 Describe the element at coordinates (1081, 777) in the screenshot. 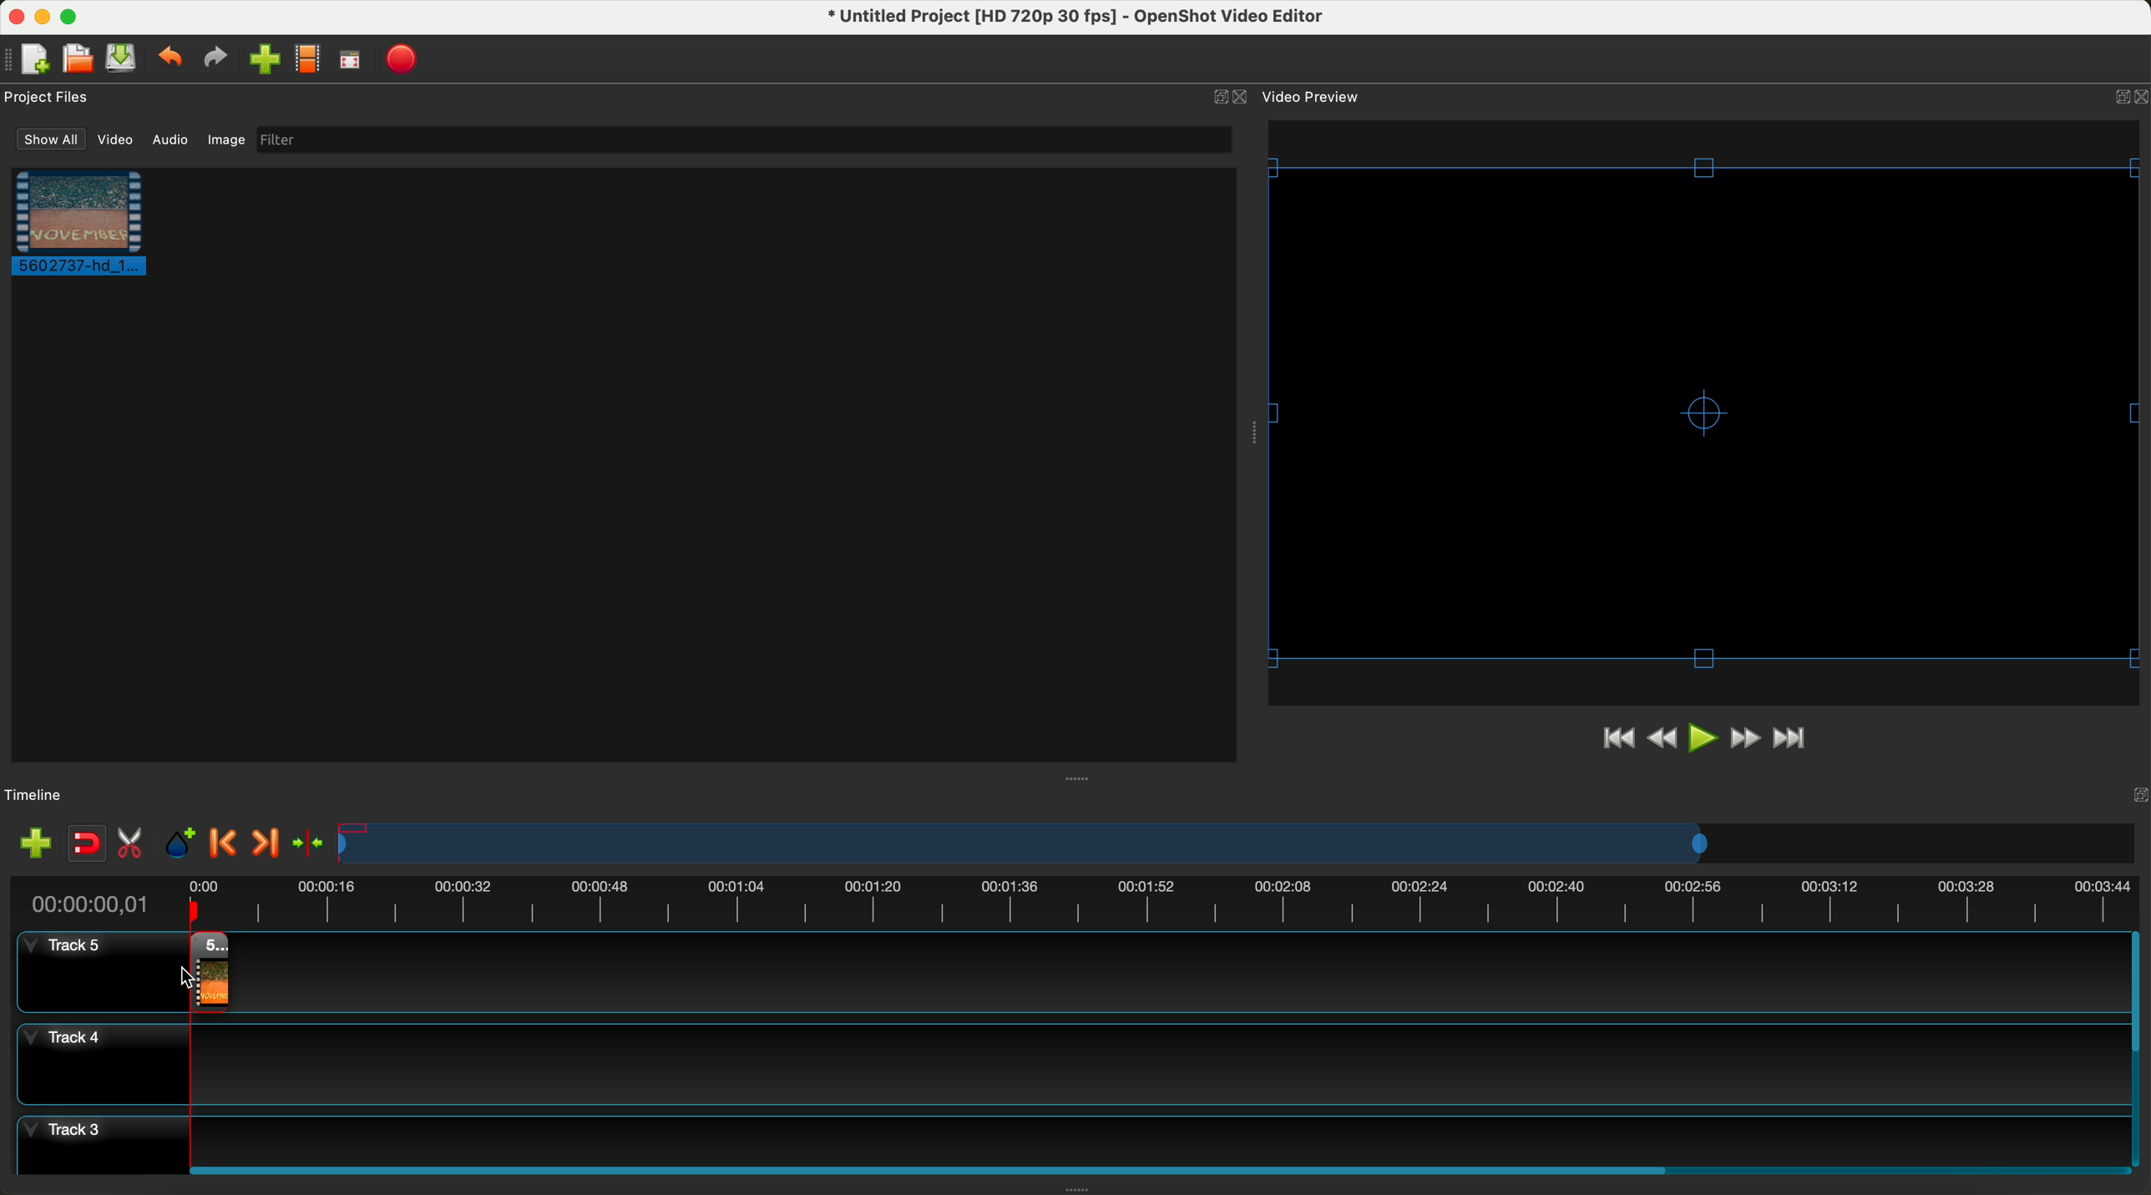

I see `` at that location.